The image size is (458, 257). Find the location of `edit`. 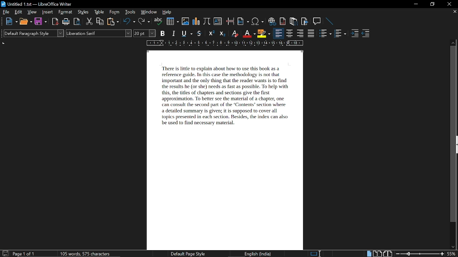

edit is located at coordinates (19, 12).